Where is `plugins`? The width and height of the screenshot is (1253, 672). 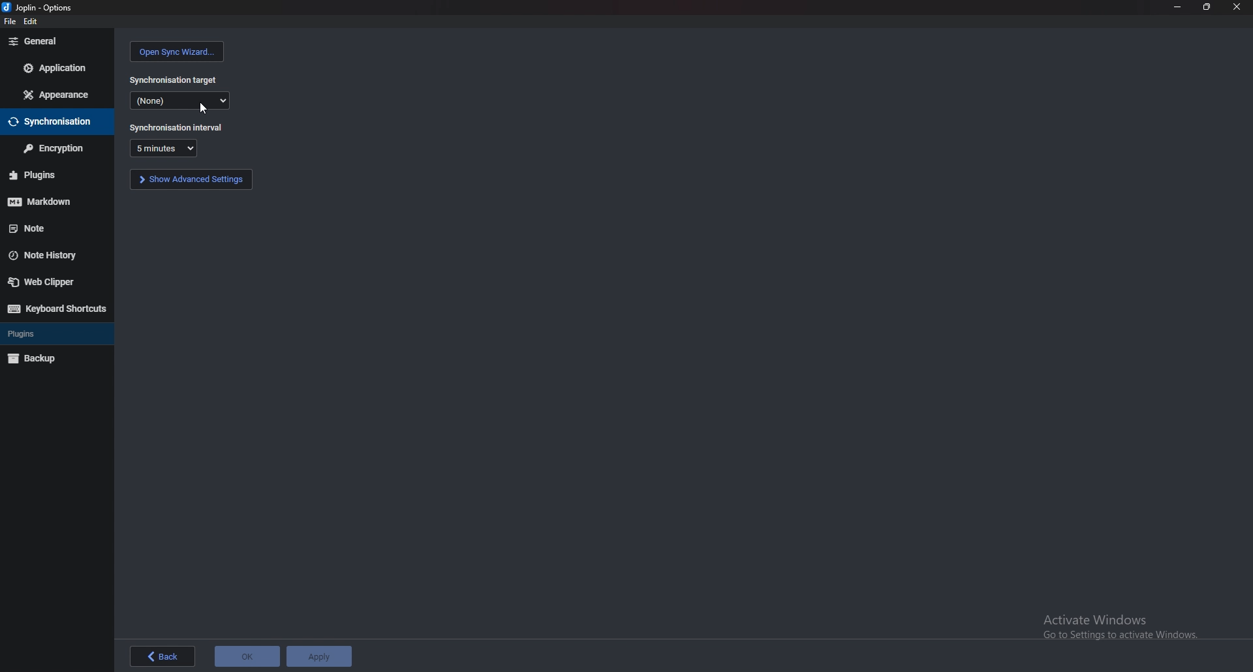 plugins is located at coordinates (49, 174).